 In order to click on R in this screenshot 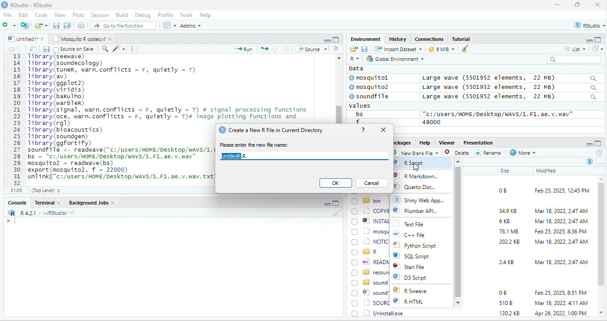, I will do `click(590, 161)`.